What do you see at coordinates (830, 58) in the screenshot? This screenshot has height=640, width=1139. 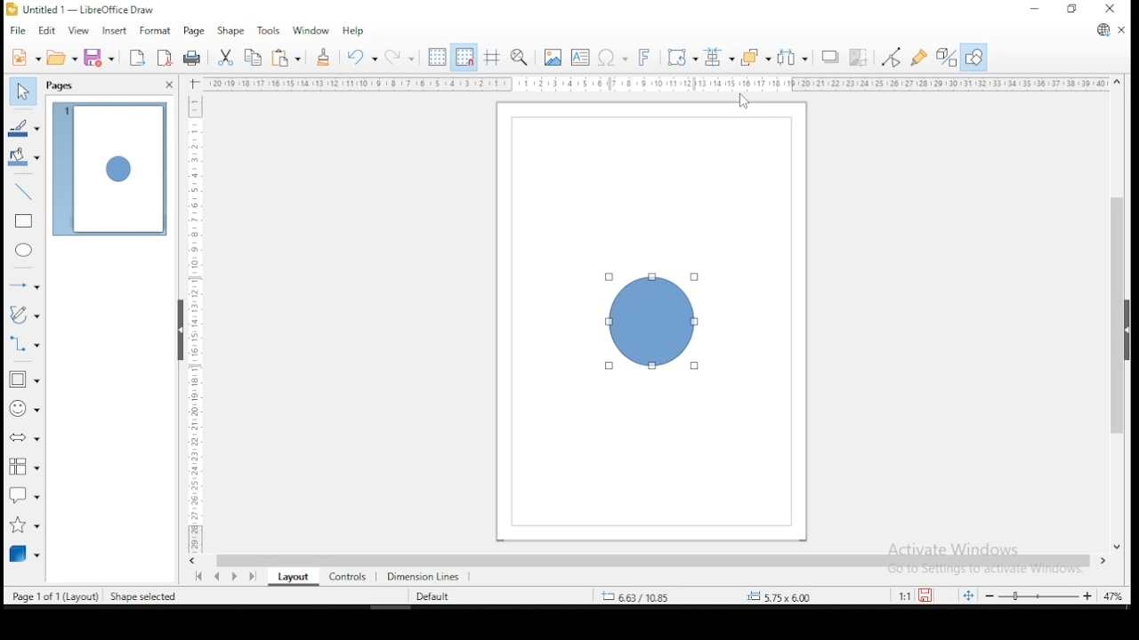 I see `shadow` at bounding box center [830, 58].